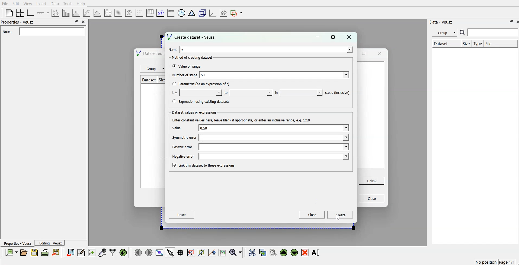 This screenshot has width=519, height=265. What do you see at coordinates (180, 215) in the screenshot?
I see `Reset` at bounding box center [180, 215].